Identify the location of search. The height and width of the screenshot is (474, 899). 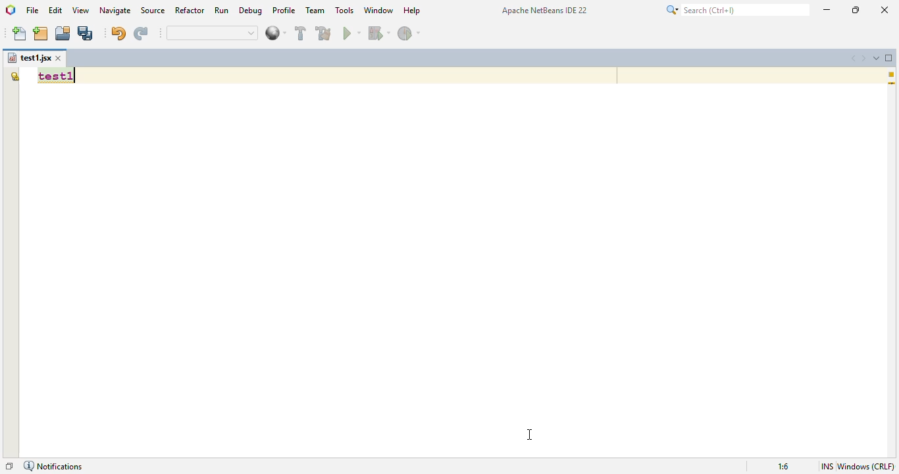
(735, 10).